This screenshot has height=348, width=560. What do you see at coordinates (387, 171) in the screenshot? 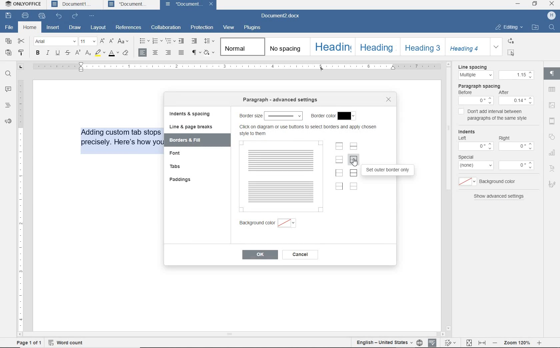
I see `set outer border only` at bounding box center [387, 171].